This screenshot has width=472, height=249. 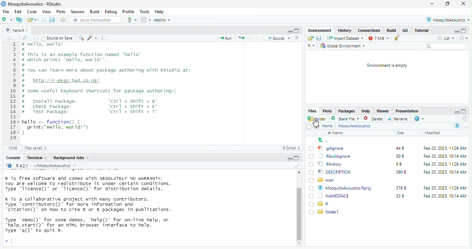 What do you see at coordinates (82, 38) in the screenshot?
I see `’ find /replace` at bounding box center [82, 38].